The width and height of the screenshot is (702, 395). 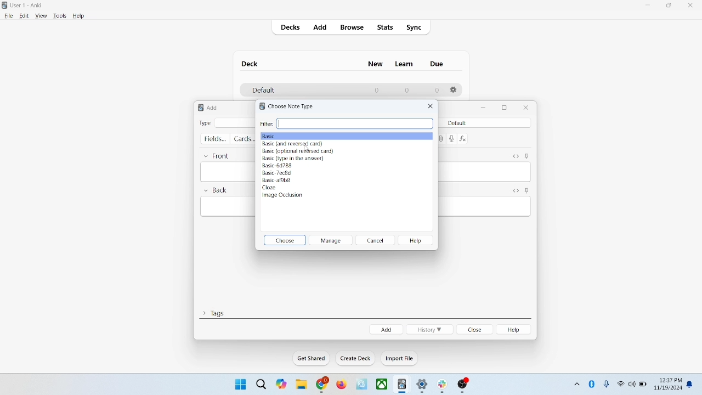 I want to click on help, so click(x=418, y=241).